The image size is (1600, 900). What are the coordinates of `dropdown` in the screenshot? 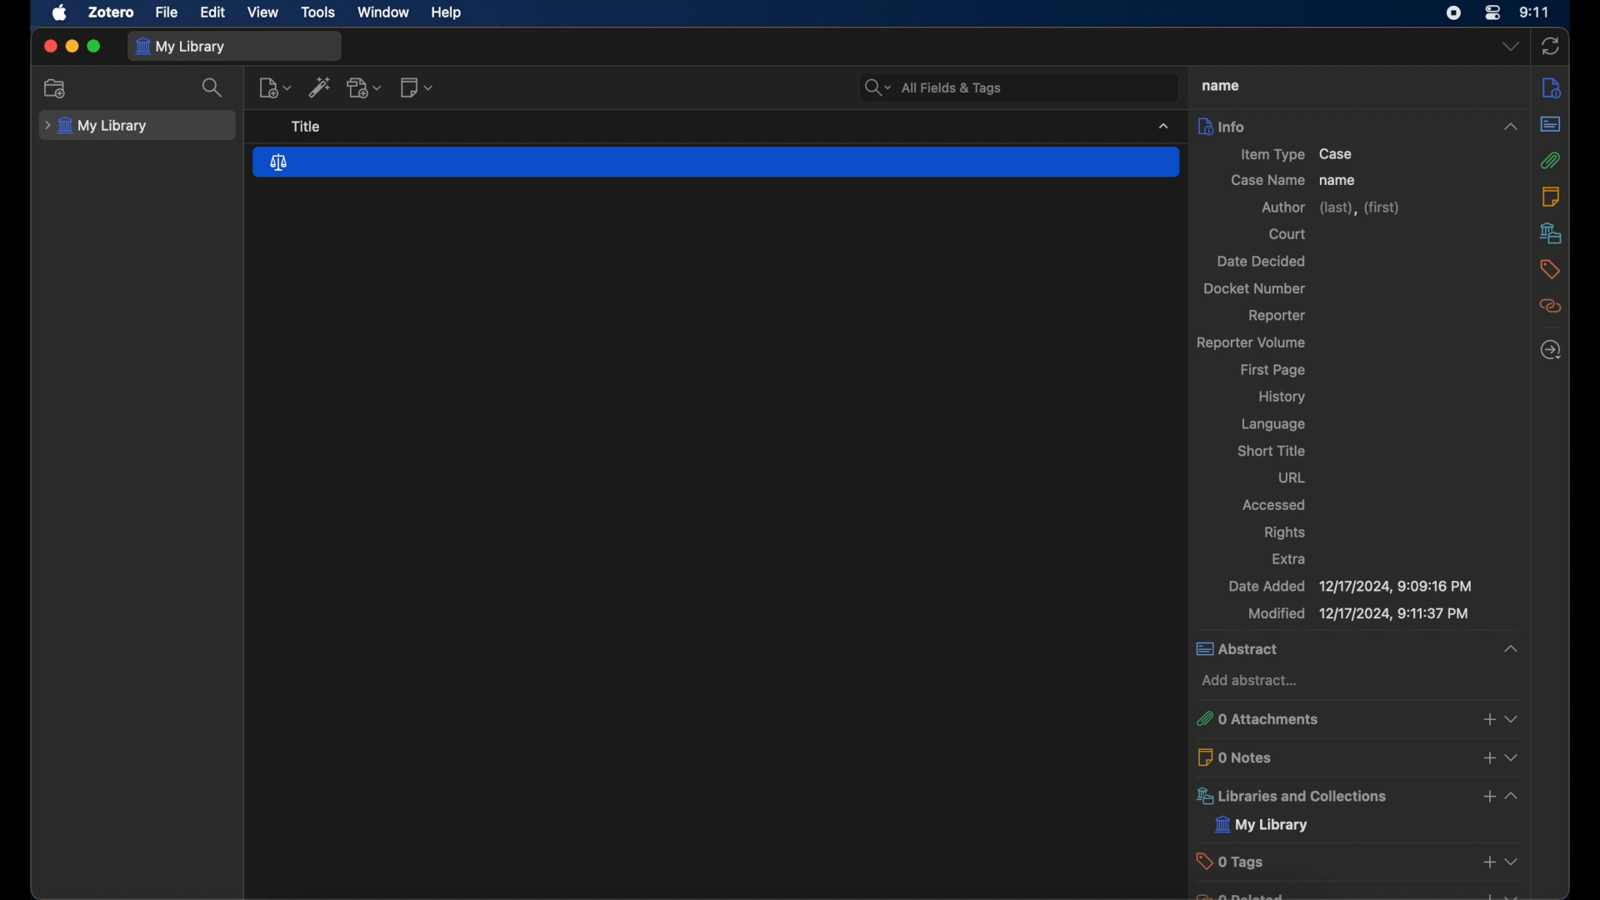 It's located at (1508, 47).